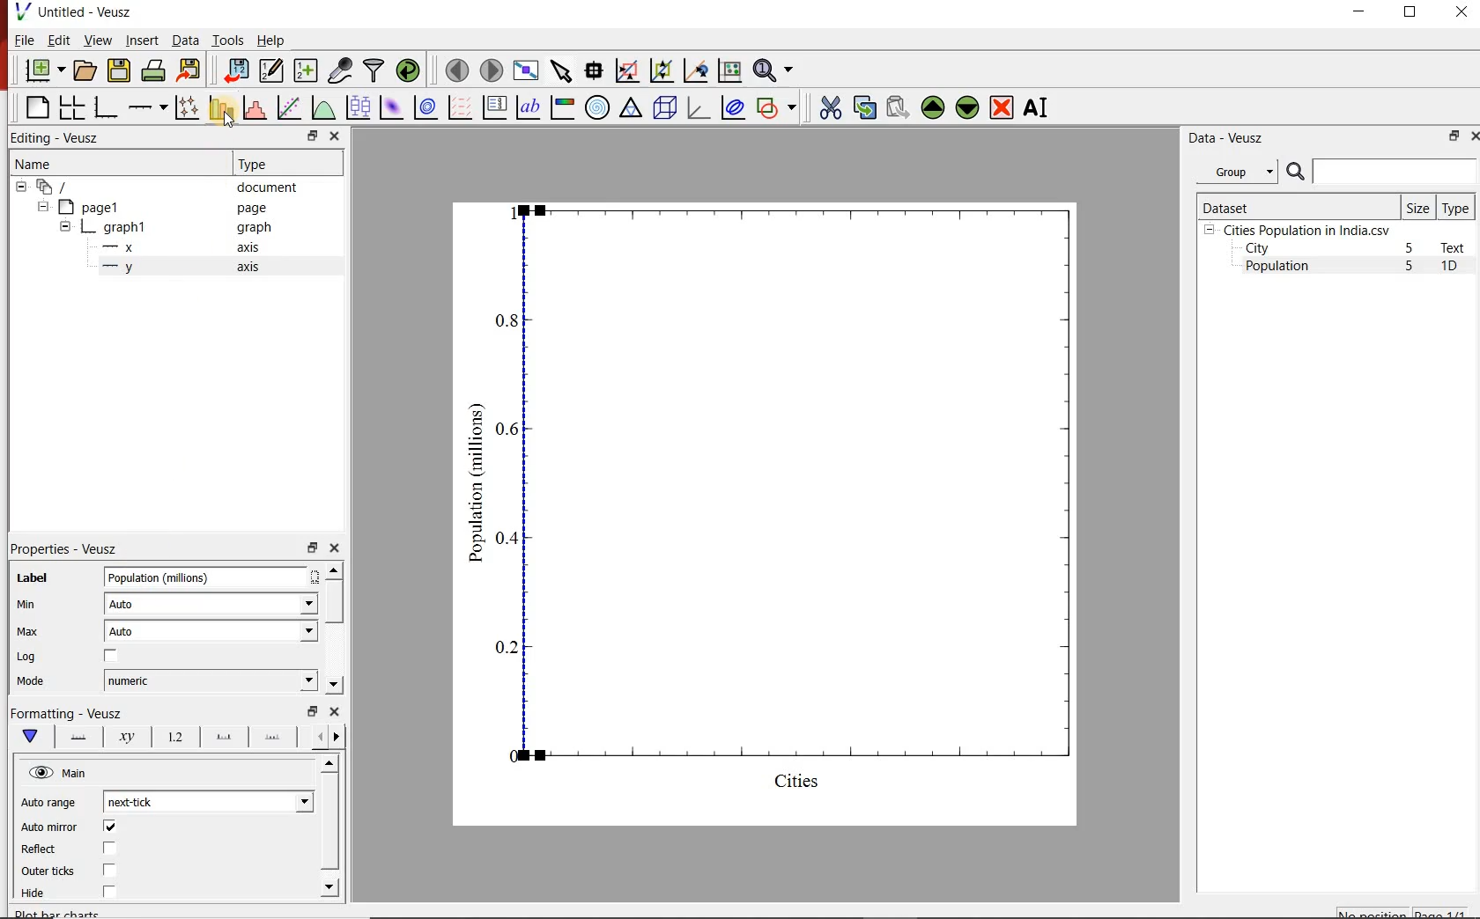 The width and height of the screenshot is (1480, 919). Describe the element at coordinates (1223, 137) in the screenshot. I see `Data - Veusz` at that location.